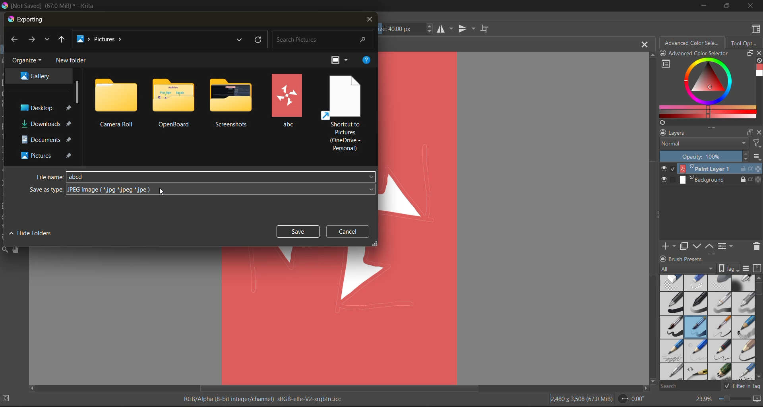 The height and width of the screenshot is (407, 763). I want to click on folders and files, so click(175, 102).